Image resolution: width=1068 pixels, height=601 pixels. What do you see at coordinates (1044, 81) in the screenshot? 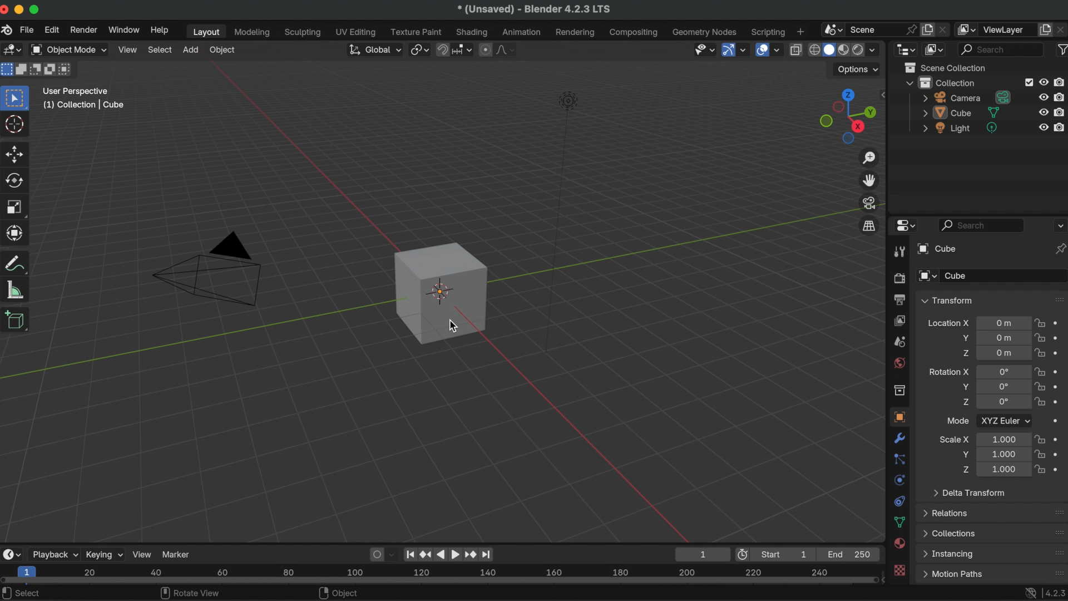
I see `hide in viewport` at bounding box center [1044, 81].